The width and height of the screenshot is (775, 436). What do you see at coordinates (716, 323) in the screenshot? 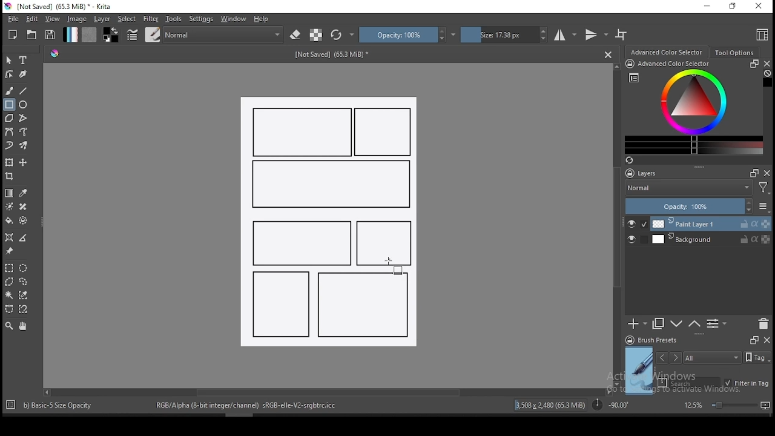
I see `view or change layer properties` at bounding box center [716, 323].